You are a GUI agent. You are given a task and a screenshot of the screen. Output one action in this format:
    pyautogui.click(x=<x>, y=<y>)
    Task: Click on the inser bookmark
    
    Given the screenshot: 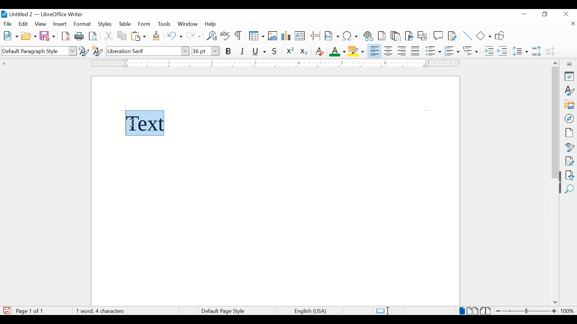 What is the action you would take?
    pyautogui.click(x=409, y=36)
    